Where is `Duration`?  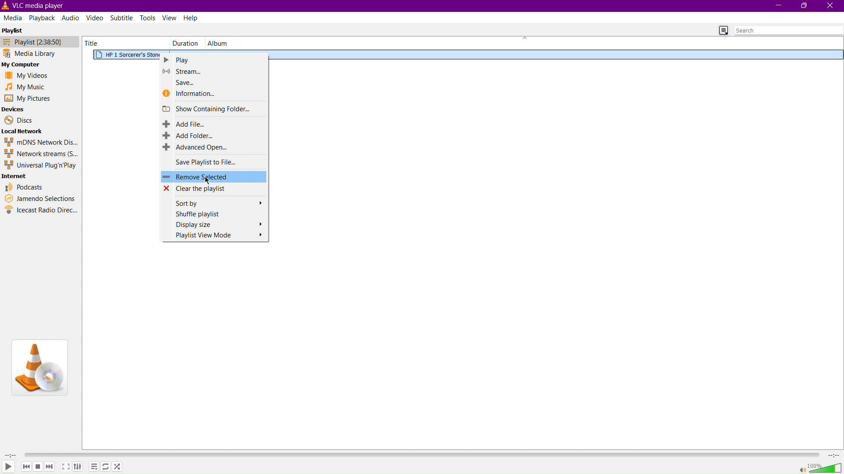 Duration is located at coordinates (184, 43).